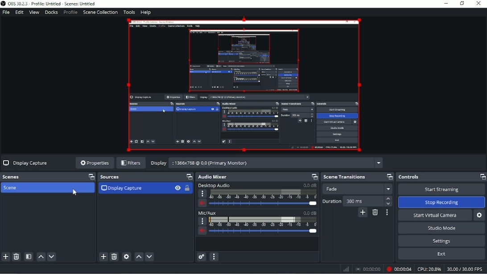  I want to click on Minimize, so click(446, 3).